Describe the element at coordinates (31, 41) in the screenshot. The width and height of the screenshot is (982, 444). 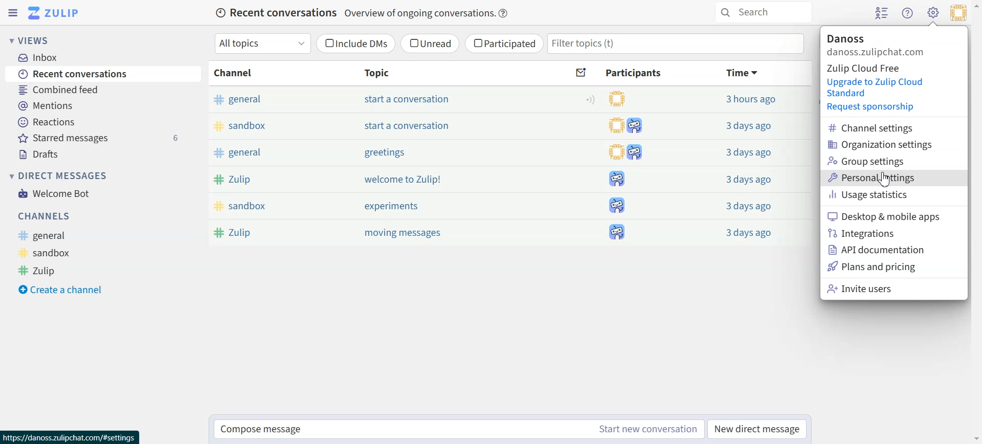
I see `Views` at that location.